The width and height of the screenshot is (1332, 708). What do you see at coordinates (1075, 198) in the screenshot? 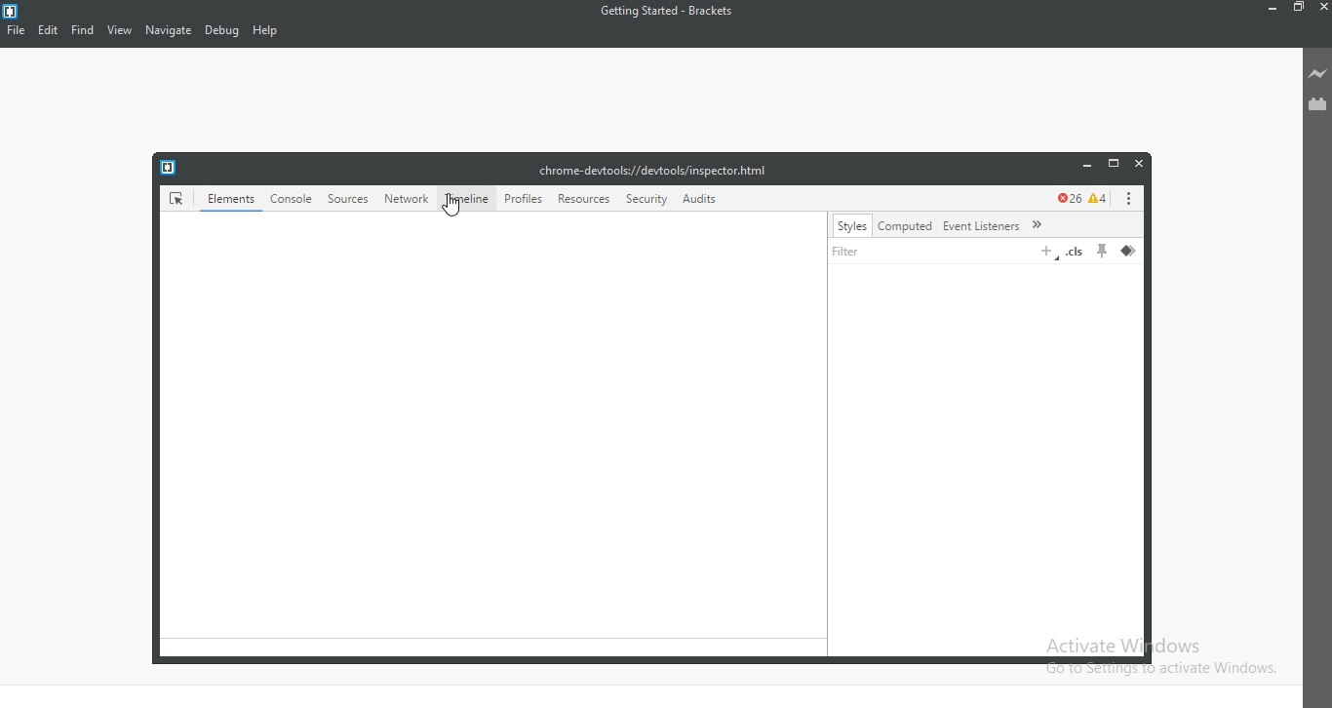
I see `error and caution` at bounding box center [1075, 198].